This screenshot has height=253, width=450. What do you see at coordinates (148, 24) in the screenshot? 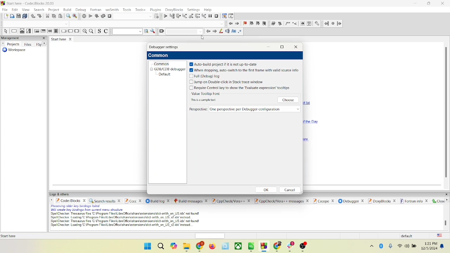
I see `blank space` at bounding box center [148, 24].